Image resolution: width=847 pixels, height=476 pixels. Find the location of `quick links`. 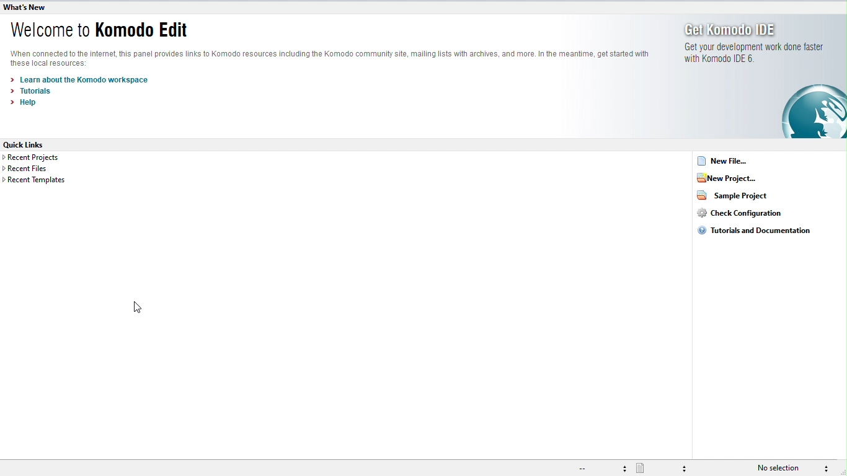

quick links is located at coordinates (26, 144).